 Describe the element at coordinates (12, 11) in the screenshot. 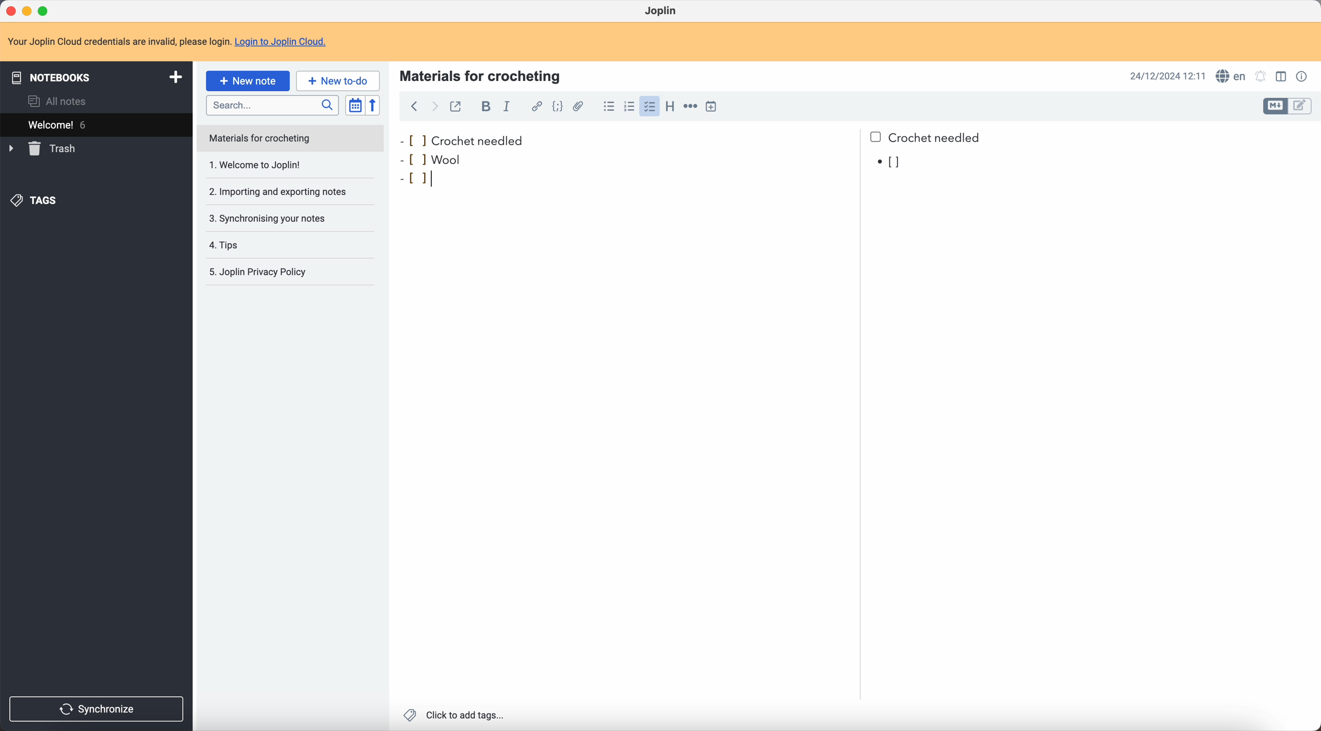

I see `close` at that location.